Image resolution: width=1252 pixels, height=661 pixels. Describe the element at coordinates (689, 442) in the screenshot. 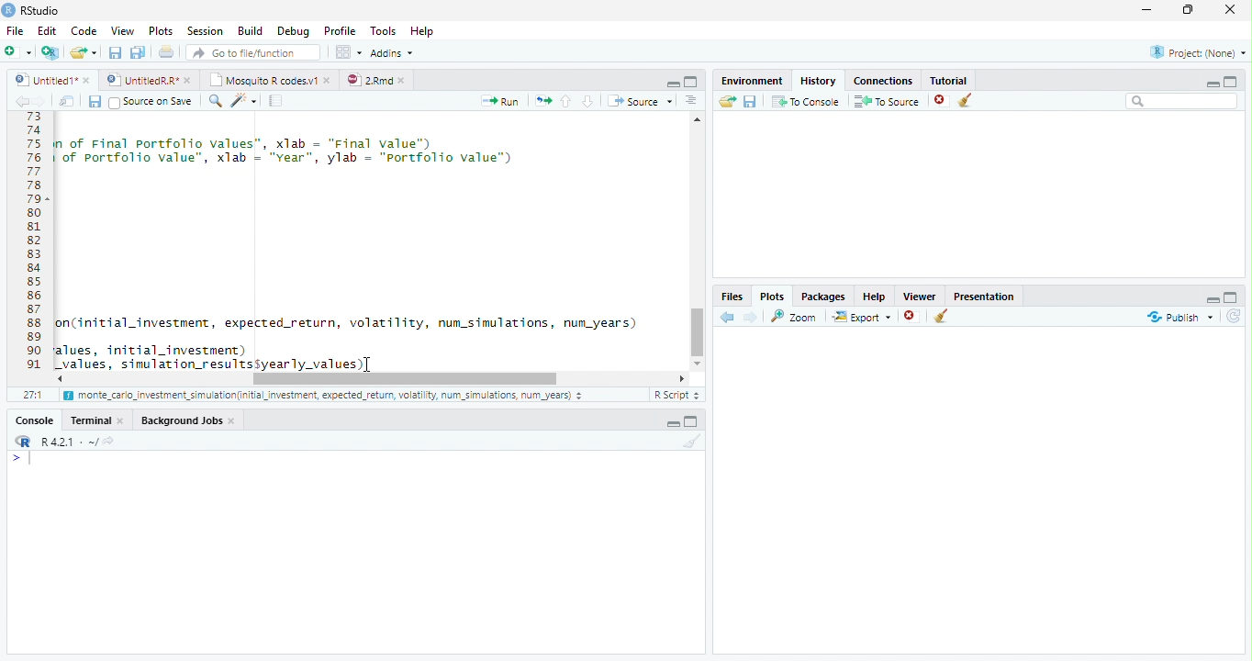

I see `Clear` at that location.